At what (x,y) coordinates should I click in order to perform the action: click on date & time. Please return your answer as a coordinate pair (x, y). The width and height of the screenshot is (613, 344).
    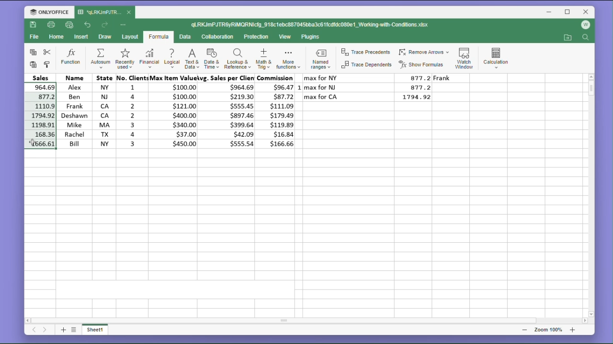
    Looking at the image, I should click on (212, 59).